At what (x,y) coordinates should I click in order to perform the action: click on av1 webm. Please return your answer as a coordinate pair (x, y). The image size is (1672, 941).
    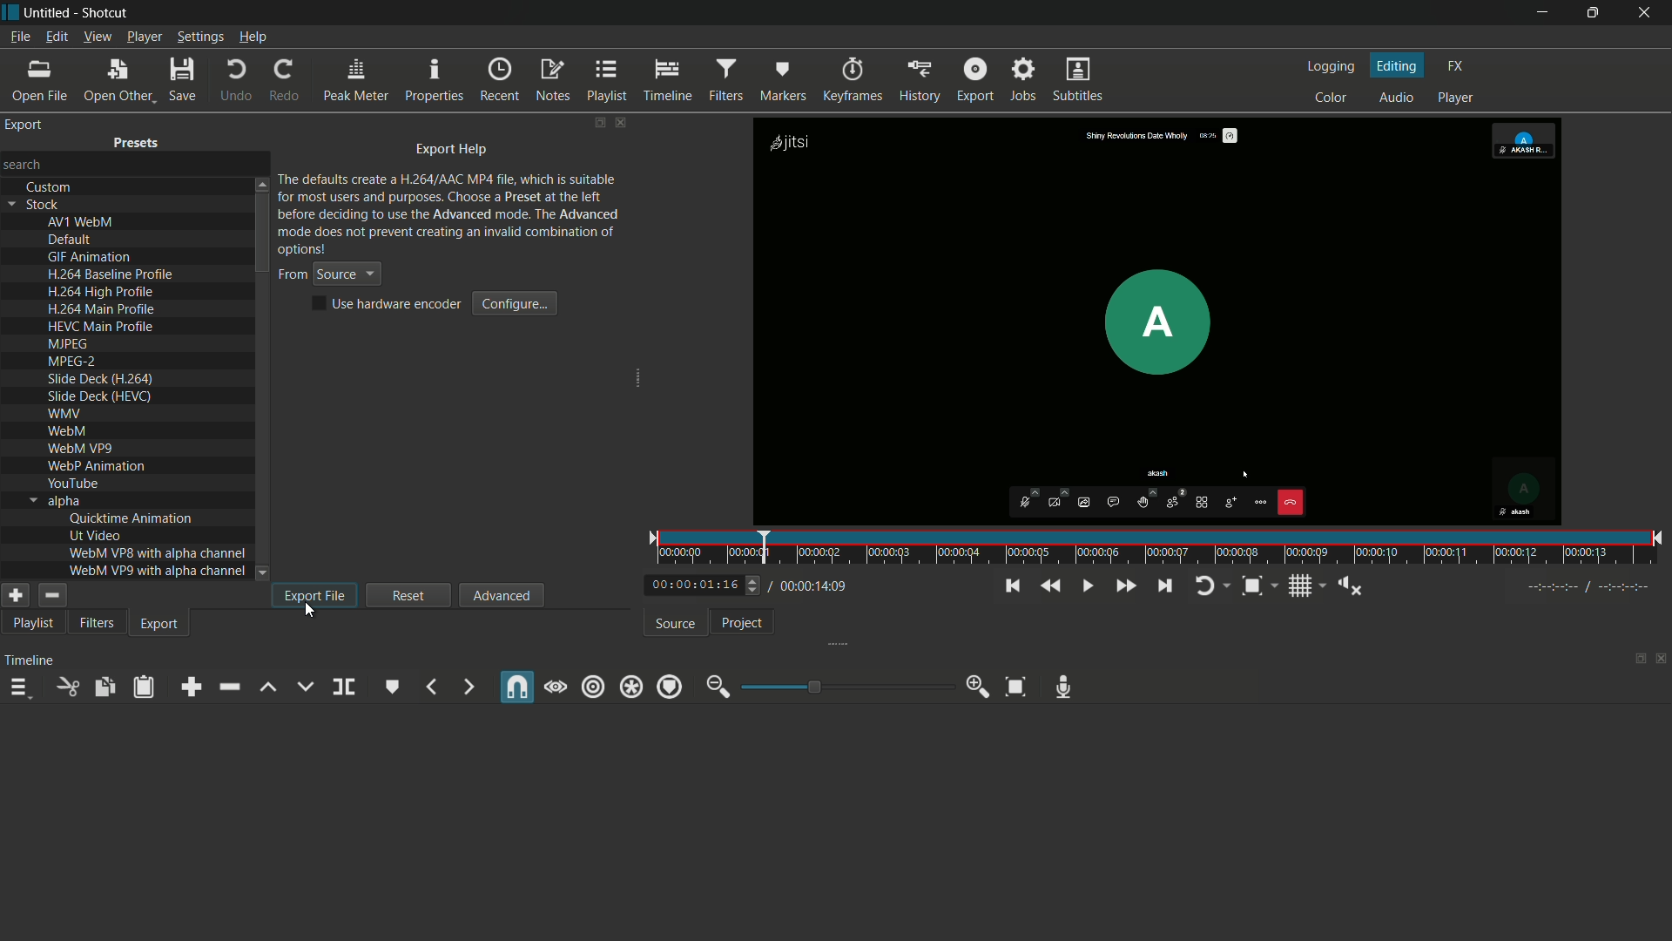
    Looking at the image, I should click on (80, 222).